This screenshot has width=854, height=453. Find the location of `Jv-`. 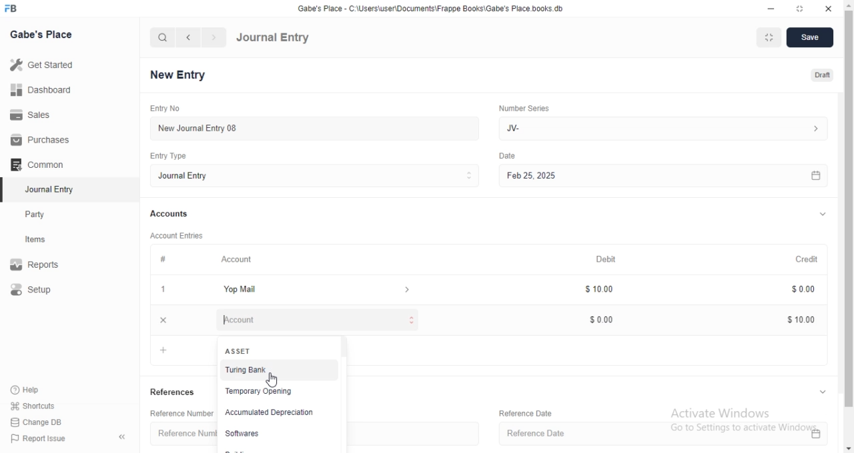

Jv- is located at coordinates (661, 127).